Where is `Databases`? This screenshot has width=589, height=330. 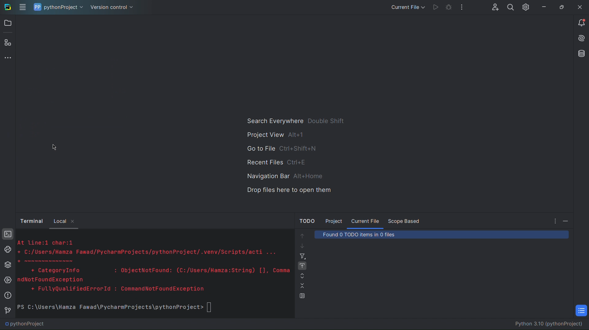
Databases is located at coordinates (580, 54).